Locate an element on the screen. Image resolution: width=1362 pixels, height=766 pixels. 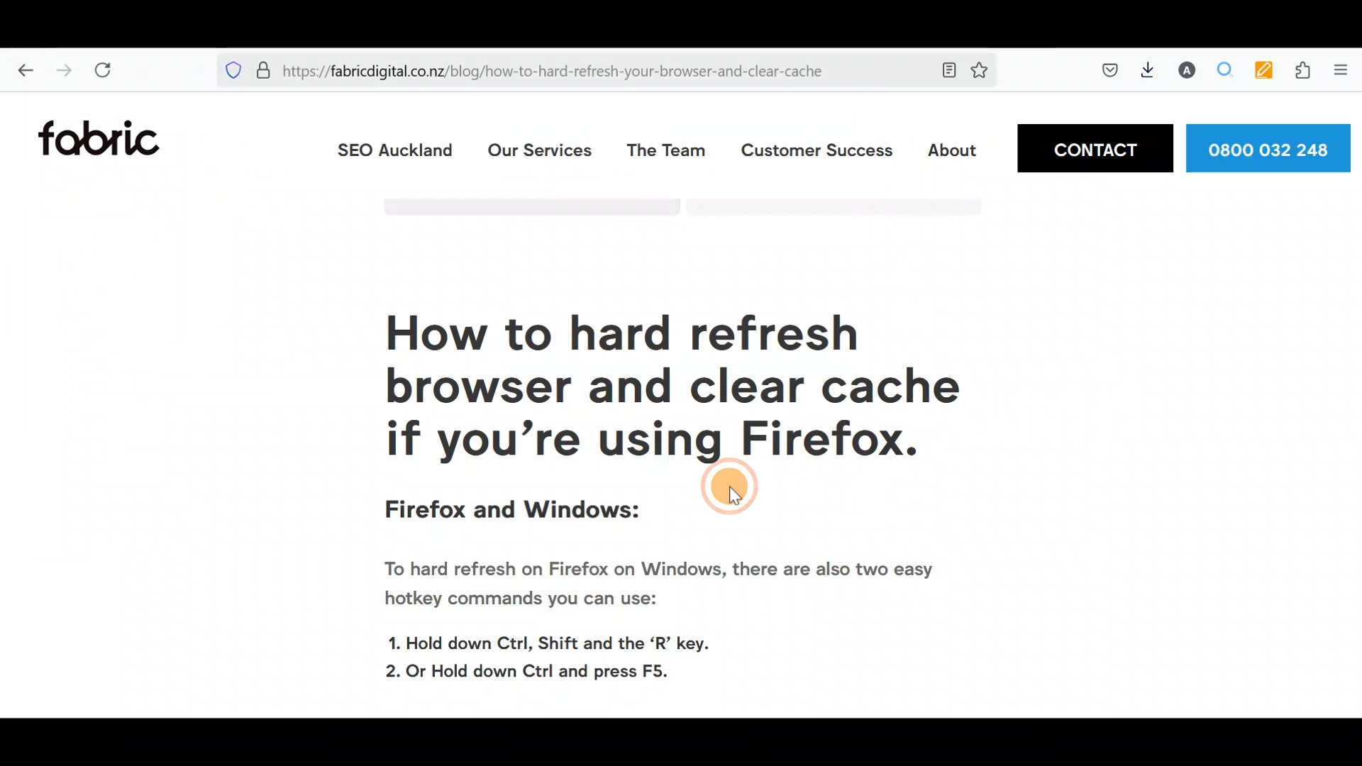
Account is located at coordinates (1190, 70).